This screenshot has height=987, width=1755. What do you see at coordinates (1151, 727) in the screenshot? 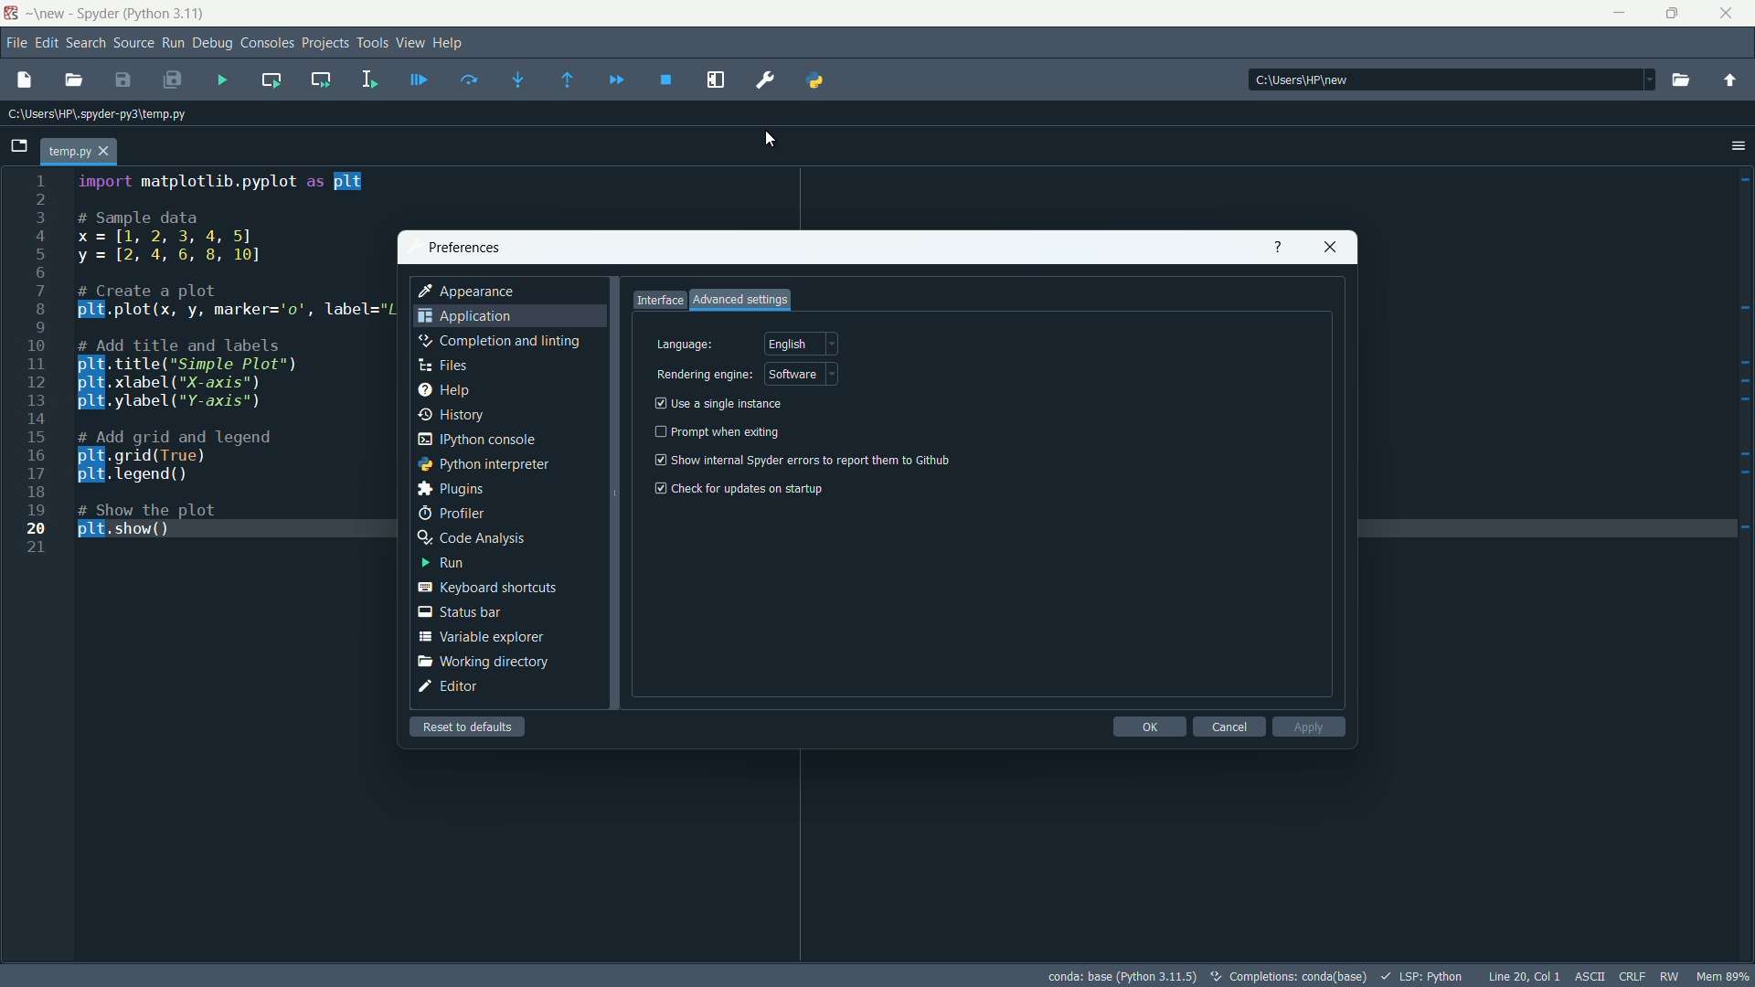
I see `ok` at bounding box center [1151, 727].